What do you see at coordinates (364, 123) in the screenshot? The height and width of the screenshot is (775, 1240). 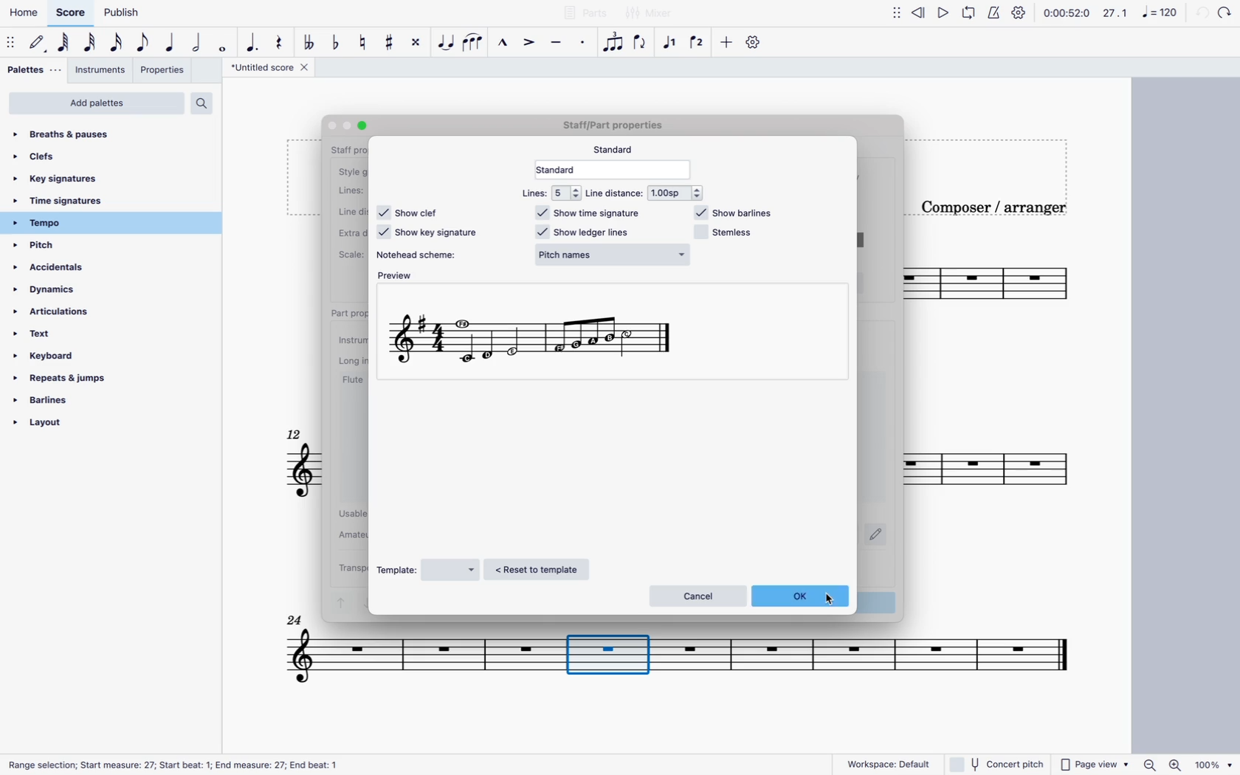 I see `` at bounding box center [364, 123].